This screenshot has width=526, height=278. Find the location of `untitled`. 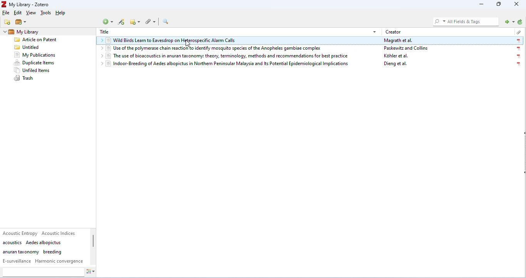

untitled is located at coordinates (27, 48).